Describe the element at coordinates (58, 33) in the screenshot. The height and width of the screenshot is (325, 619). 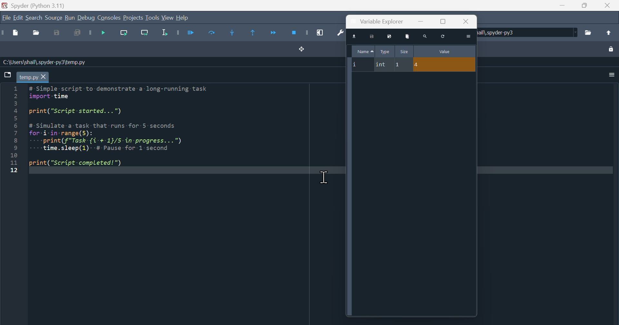
I see `save as` at that location.